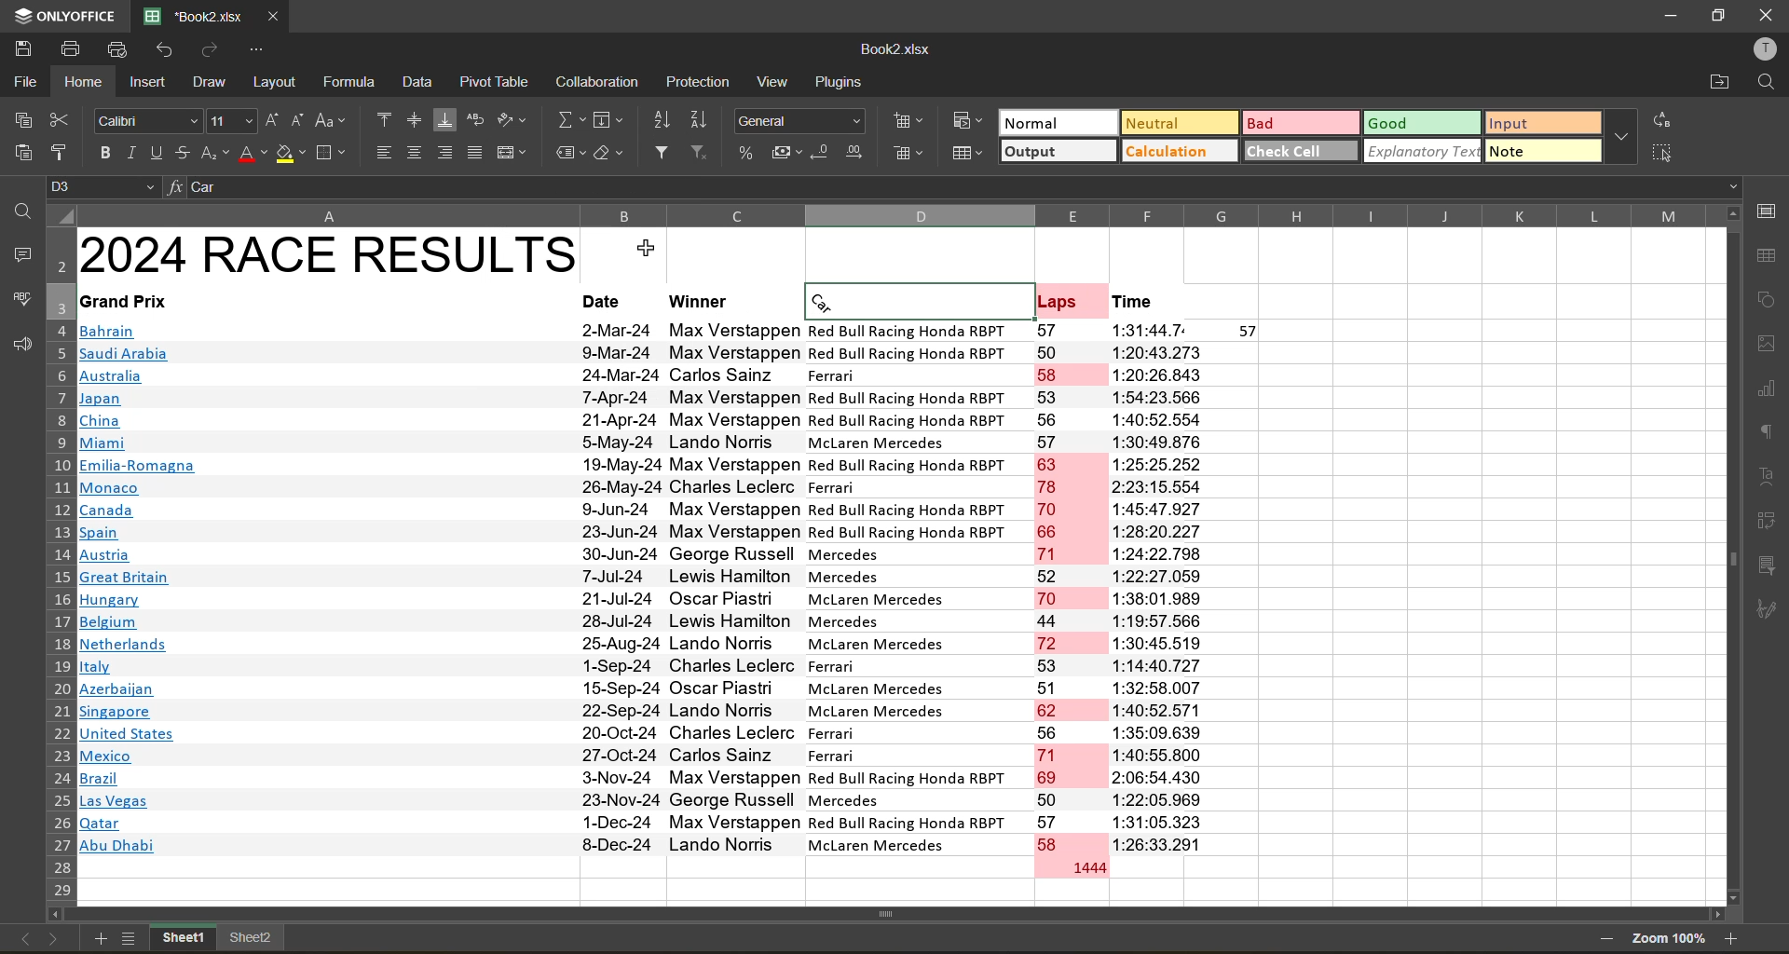 The image size is (1789, 954). I want to click on conditional formatting, so click(967, 118).